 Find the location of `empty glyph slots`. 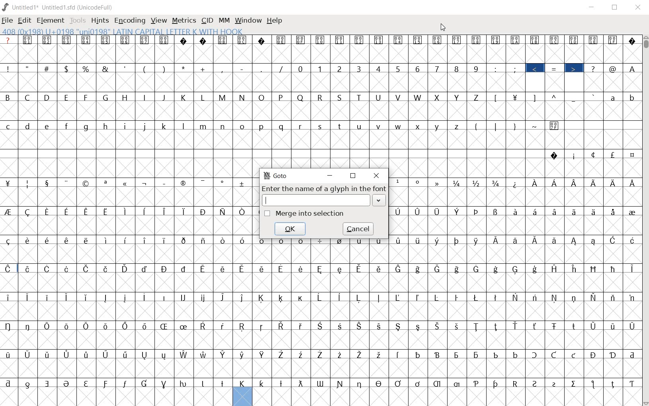

empty glyph slots is located at coordinates (321, 282).